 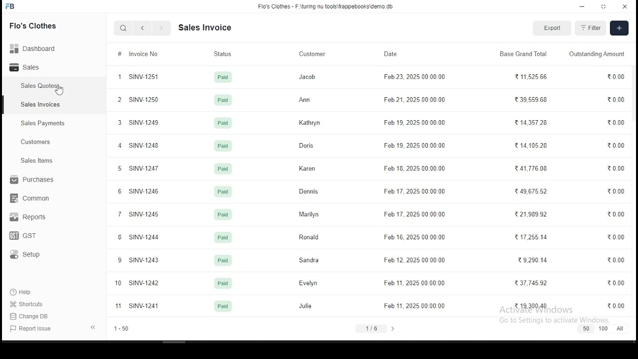 I want to click on filter, so click(x=602, y=28).